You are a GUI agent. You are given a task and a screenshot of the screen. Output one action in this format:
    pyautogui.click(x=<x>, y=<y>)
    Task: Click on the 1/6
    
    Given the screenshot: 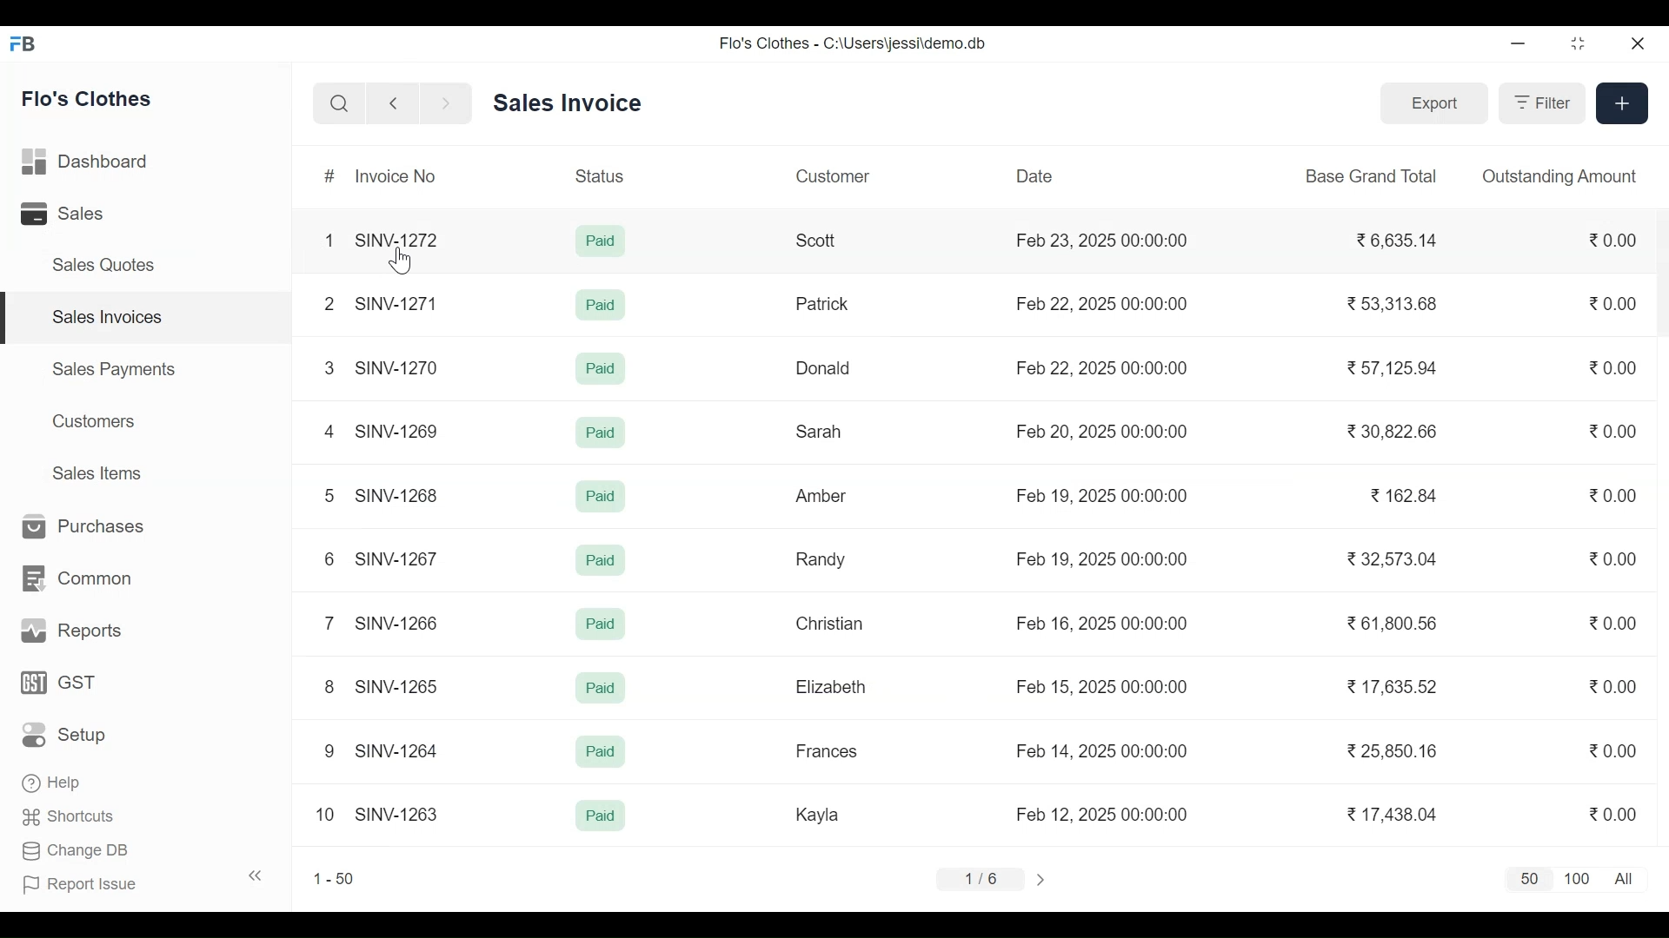 What is the action you would take?
    pyautogui.click(x=981, y=878)
    